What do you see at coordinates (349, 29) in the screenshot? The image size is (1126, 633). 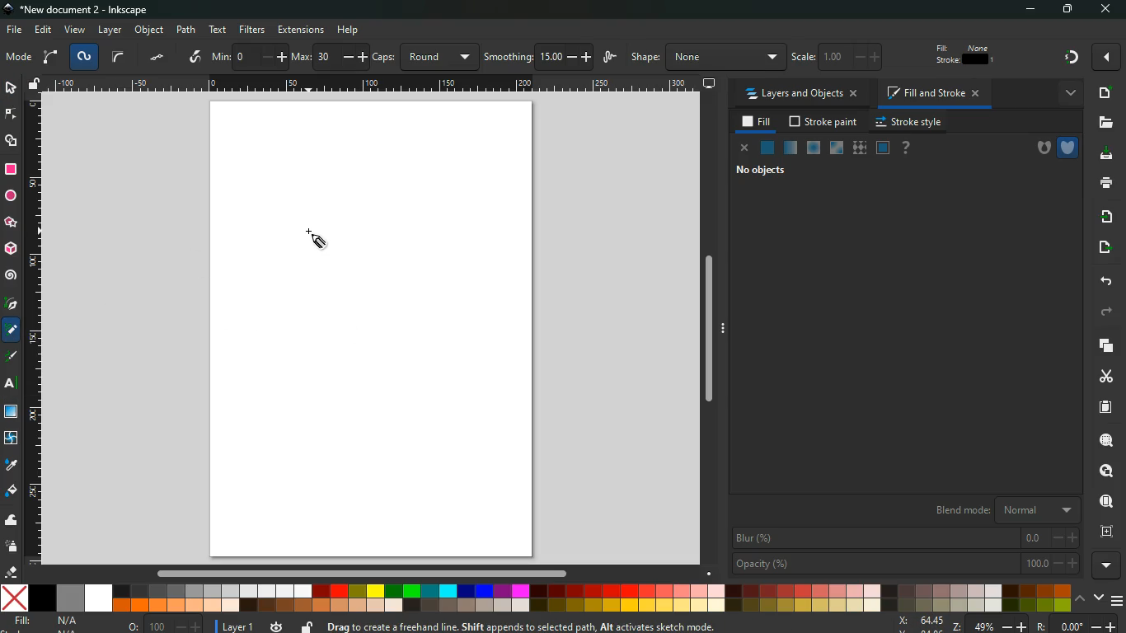 I see `` at bounding box center [349, 29].